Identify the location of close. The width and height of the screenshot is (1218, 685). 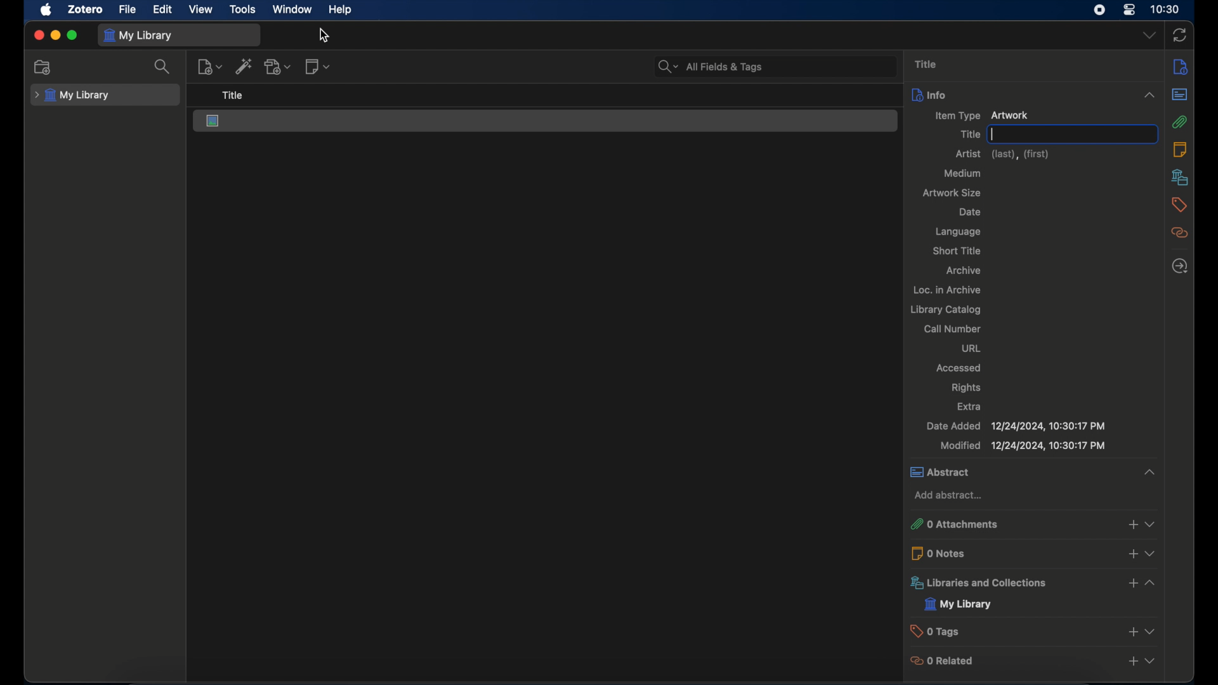
(39, 35).